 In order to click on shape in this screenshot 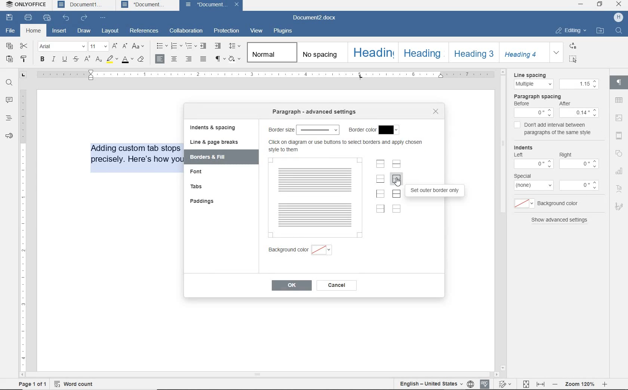, I will do `click(621, 153)`.